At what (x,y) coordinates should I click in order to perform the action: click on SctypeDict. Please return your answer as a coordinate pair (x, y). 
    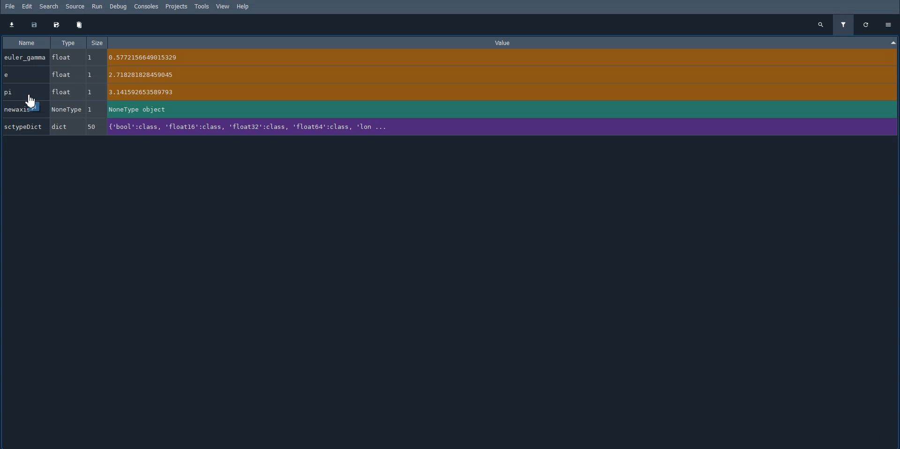
    Looking at the image, I should click on (450, 127).